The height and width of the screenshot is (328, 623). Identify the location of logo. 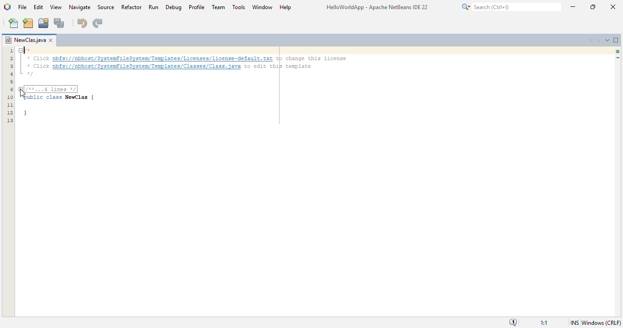
(7, 7).